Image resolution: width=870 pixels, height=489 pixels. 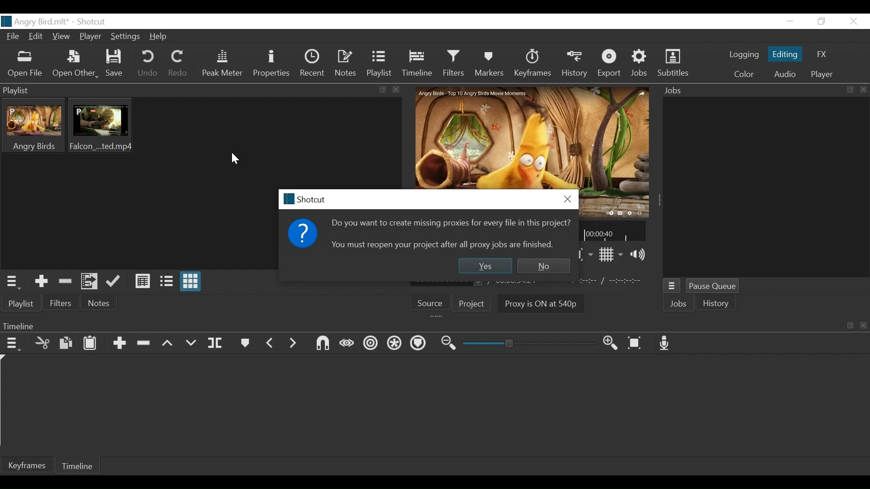 What do you see at coordinates (272, 343) in the screenshot?
I see `Previous marker` at bounding box center [272, 343].